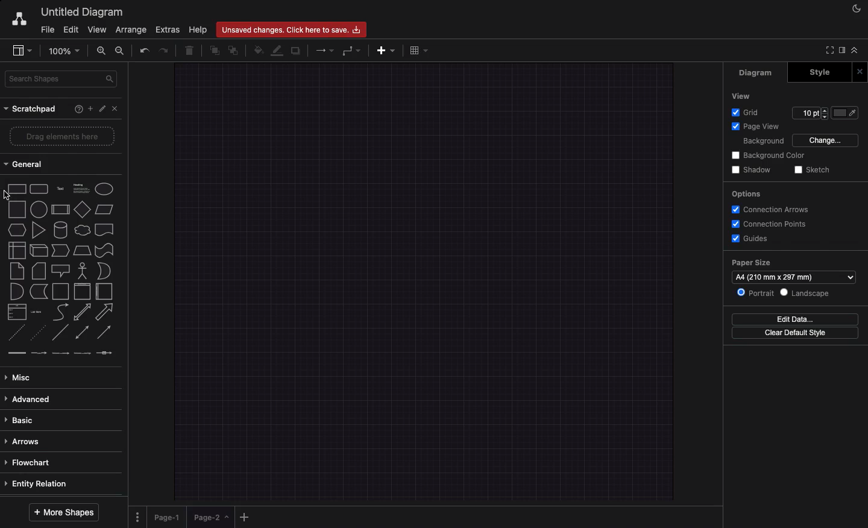  Describe the element at coordinates (747, 112) in the screenshot. I see `Grid` at that location.